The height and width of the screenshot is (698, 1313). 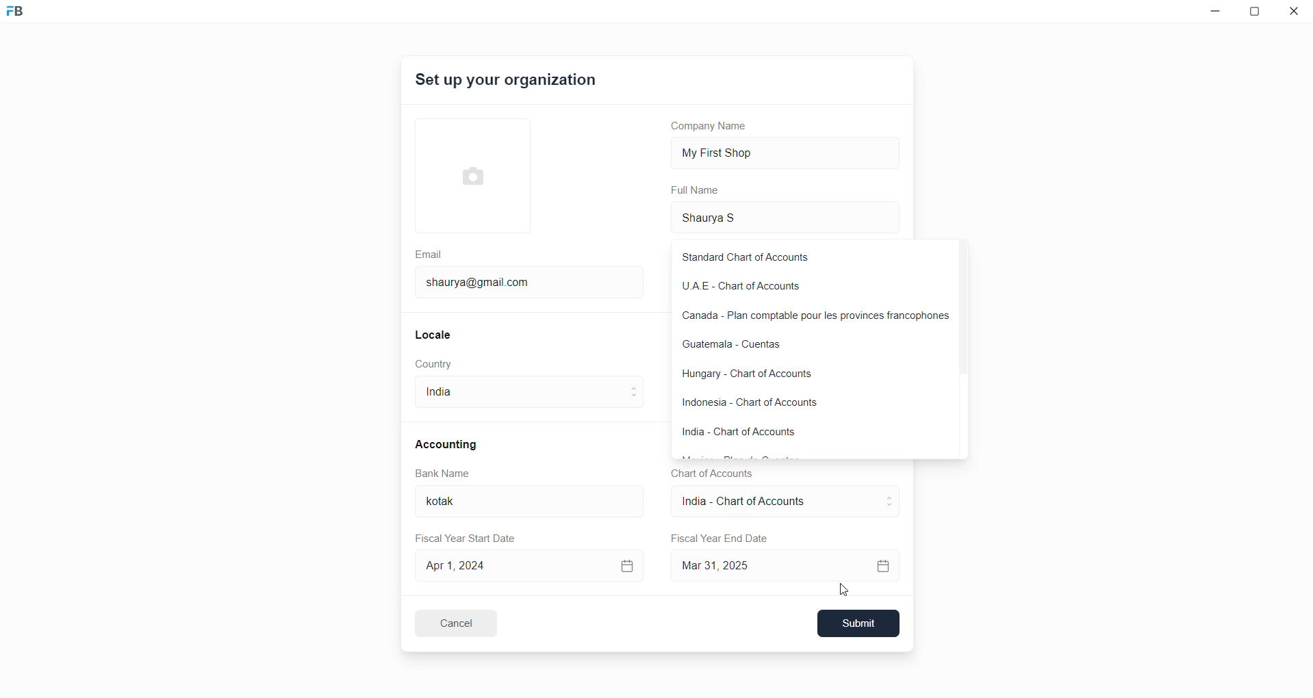 What do you see at coordinates (788, 565) in the screenshot?
I see `Mar 31, 2025` at bounding box center [788, 565].